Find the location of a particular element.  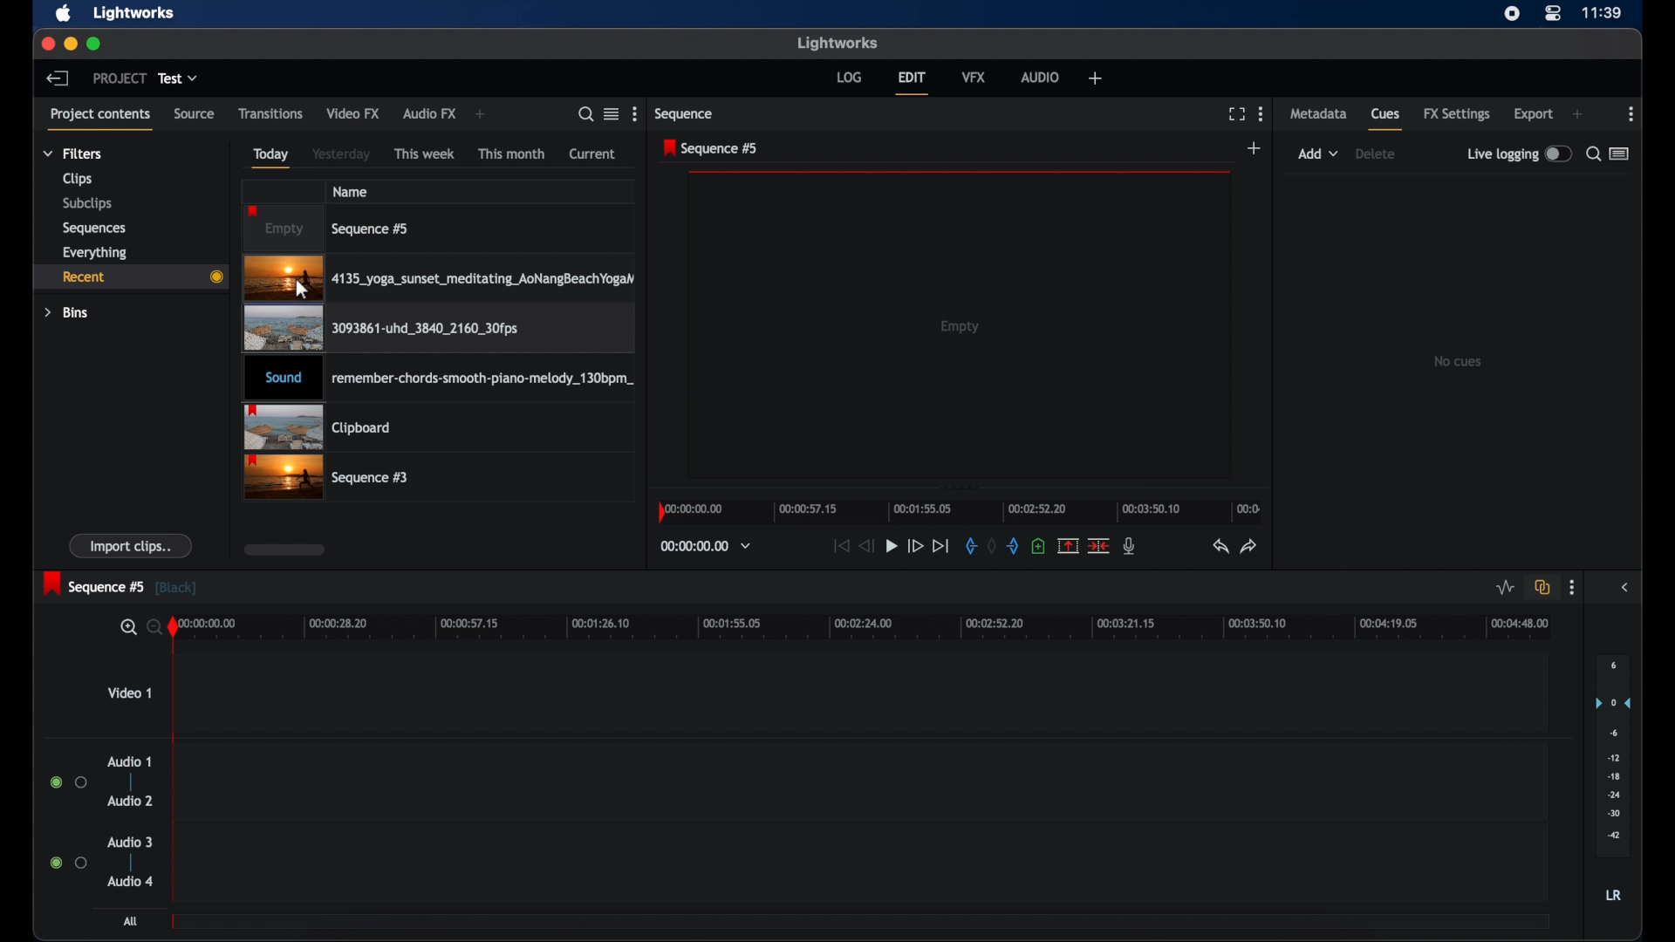

zoom is located at coordinates (138, 628).